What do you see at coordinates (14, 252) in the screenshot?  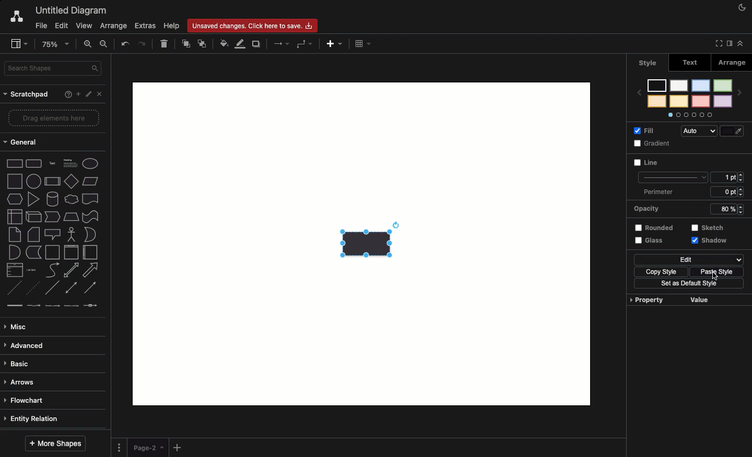 I see `and` at bounding box center [14, 252].